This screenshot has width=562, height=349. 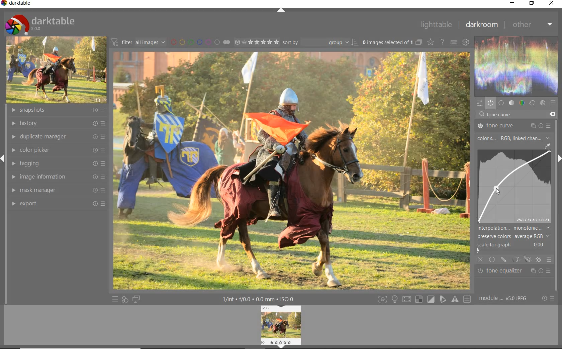 What do you see at coordinates (490, 103) in the screenshot?
I see `show only active modules` at bounding box center [490, 103].